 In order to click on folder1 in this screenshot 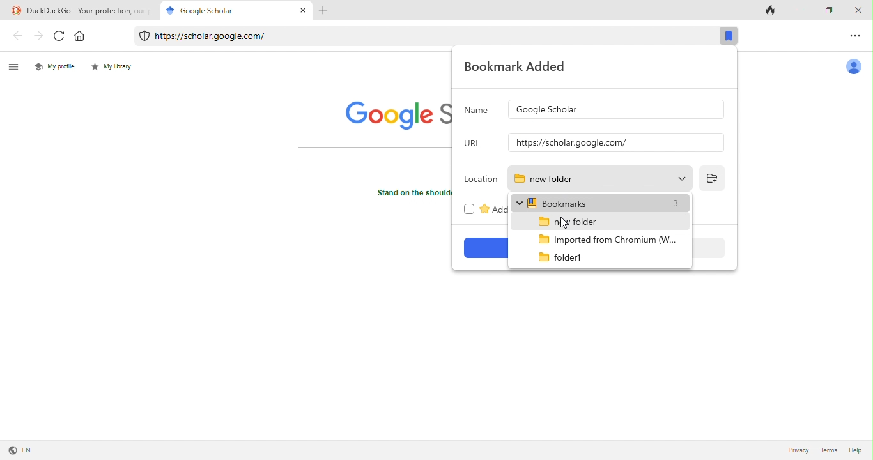, I will do `click(568, 256)`.